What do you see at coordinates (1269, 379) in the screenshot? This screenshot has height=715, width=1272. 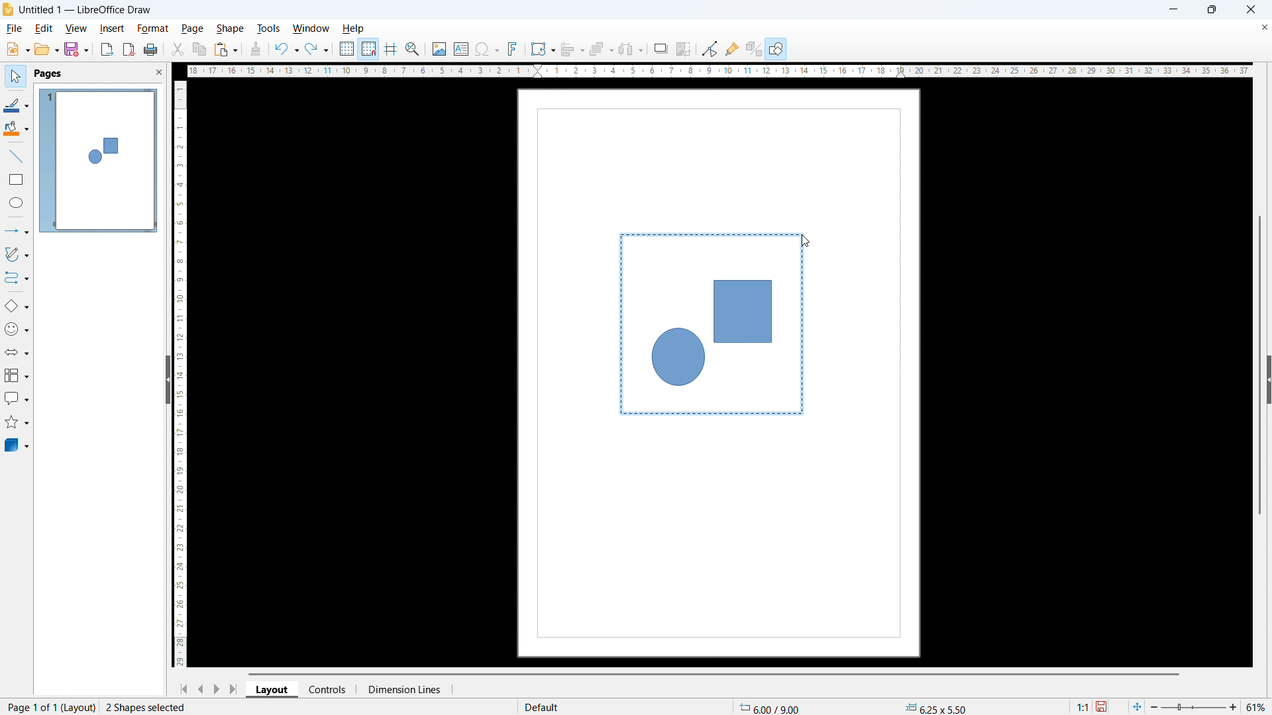 I see `expand sidebar` at bounding box center [1269, 379].